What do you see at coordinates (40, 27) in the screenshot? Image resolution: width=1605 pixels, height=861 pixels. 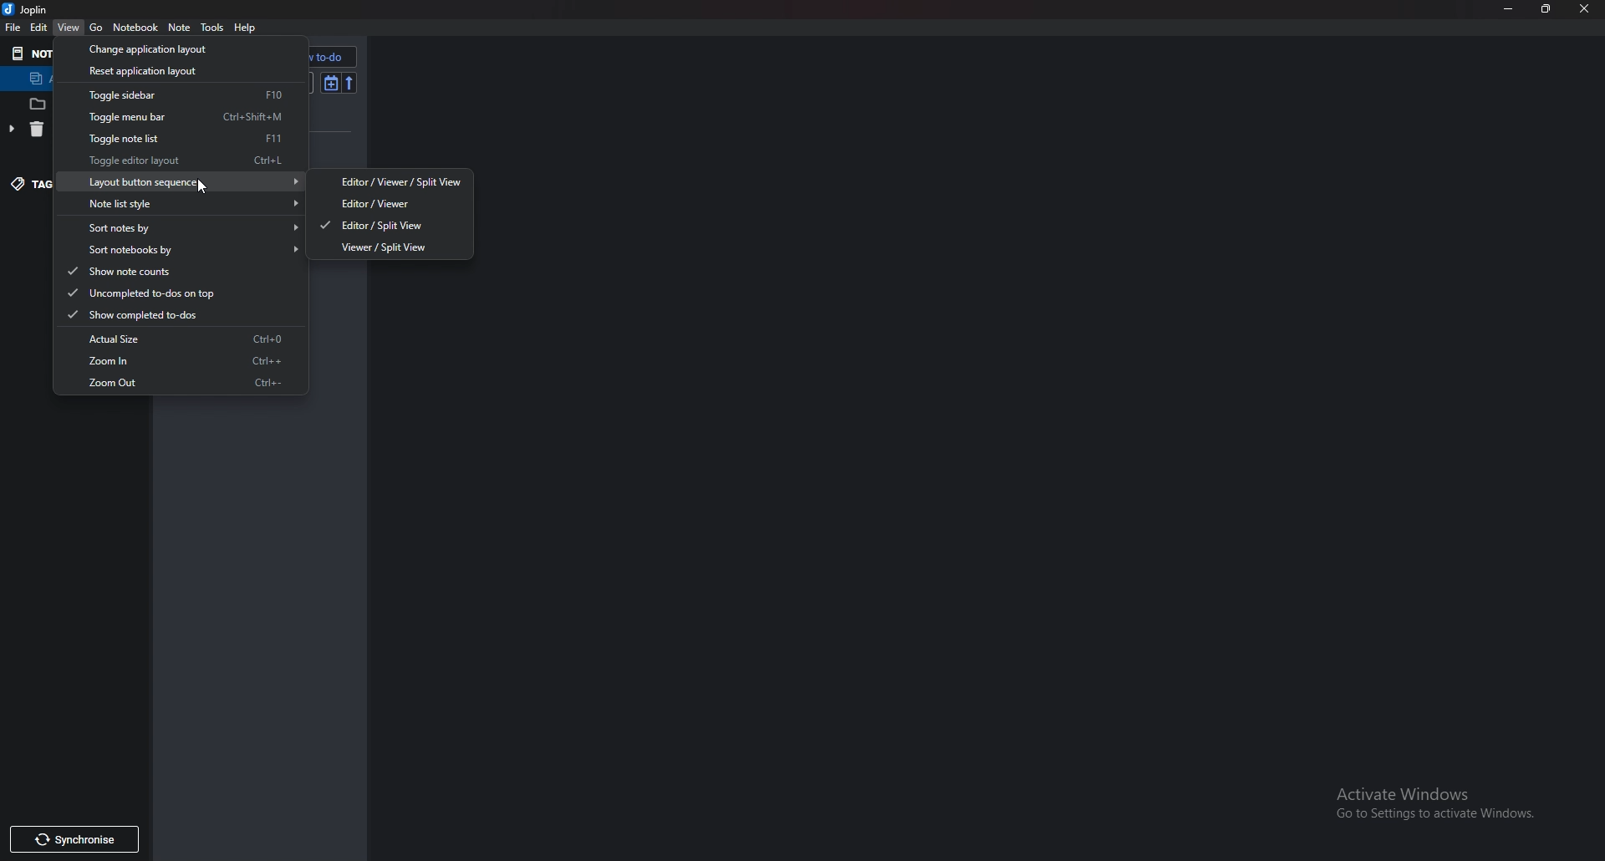 I see `edit` at bounding box center [40, 27].